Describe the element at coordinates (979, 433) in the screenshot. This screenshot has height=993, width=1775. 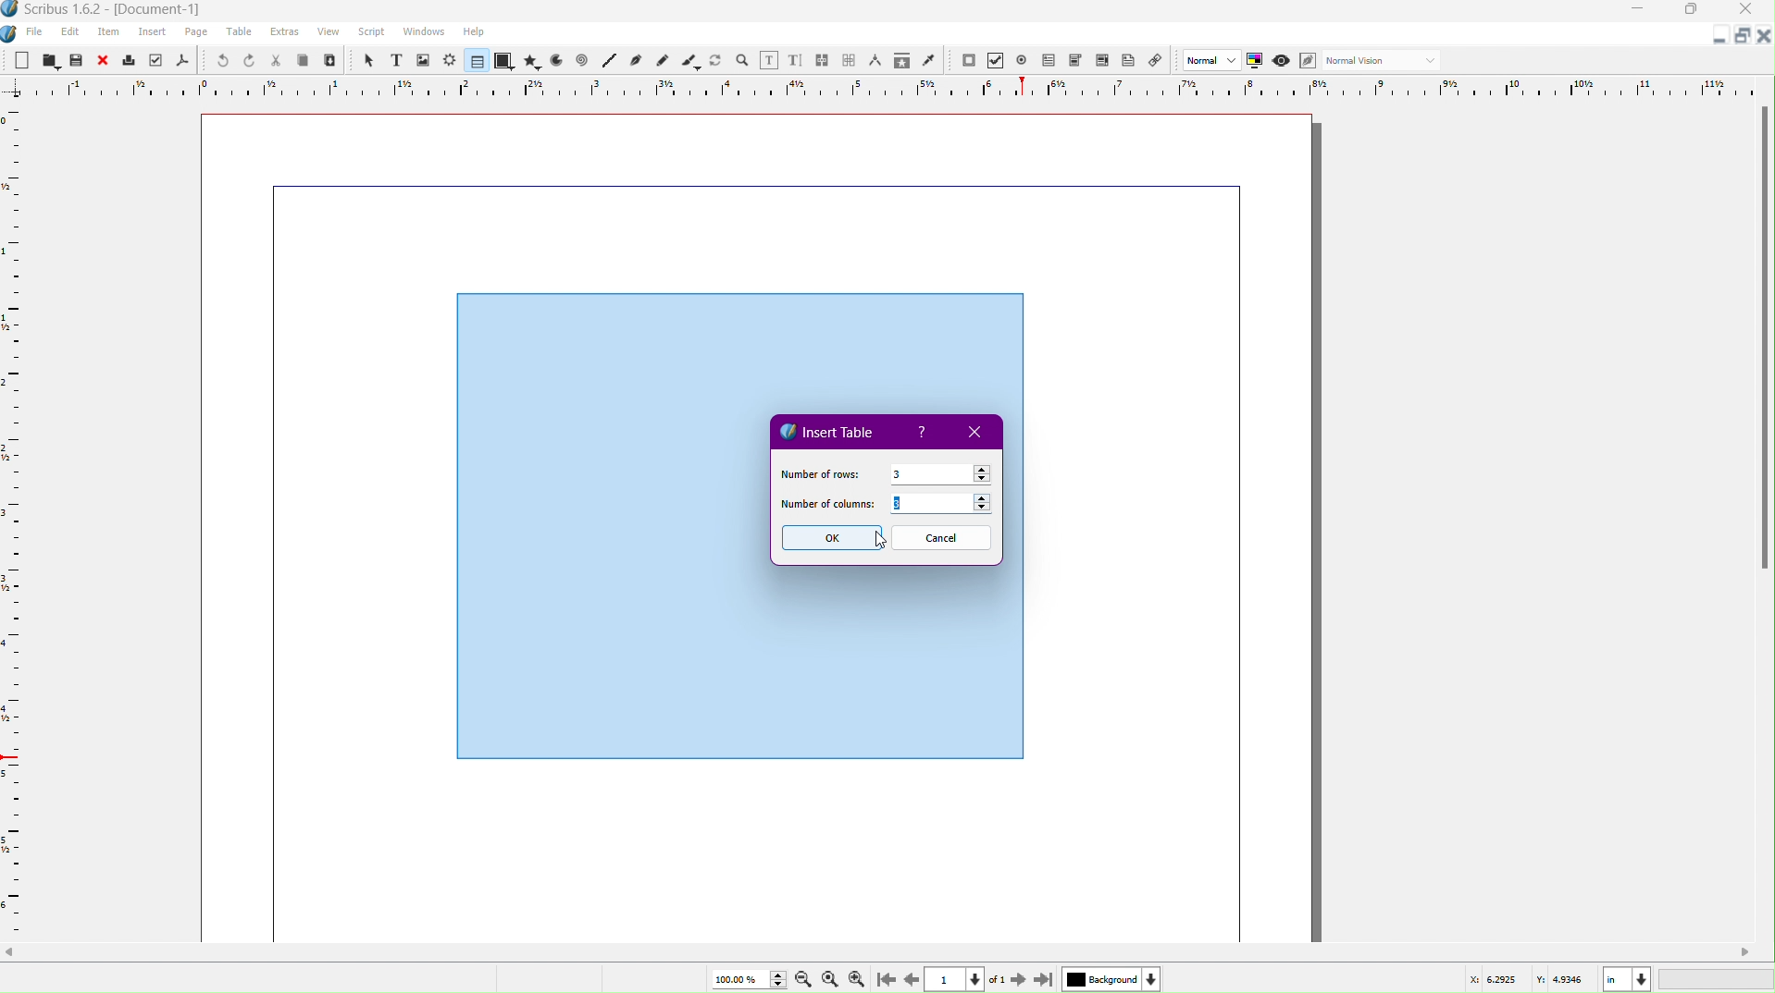
I see `Close` at that location.